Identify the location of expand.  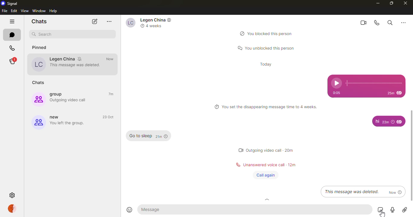
(267, 200).